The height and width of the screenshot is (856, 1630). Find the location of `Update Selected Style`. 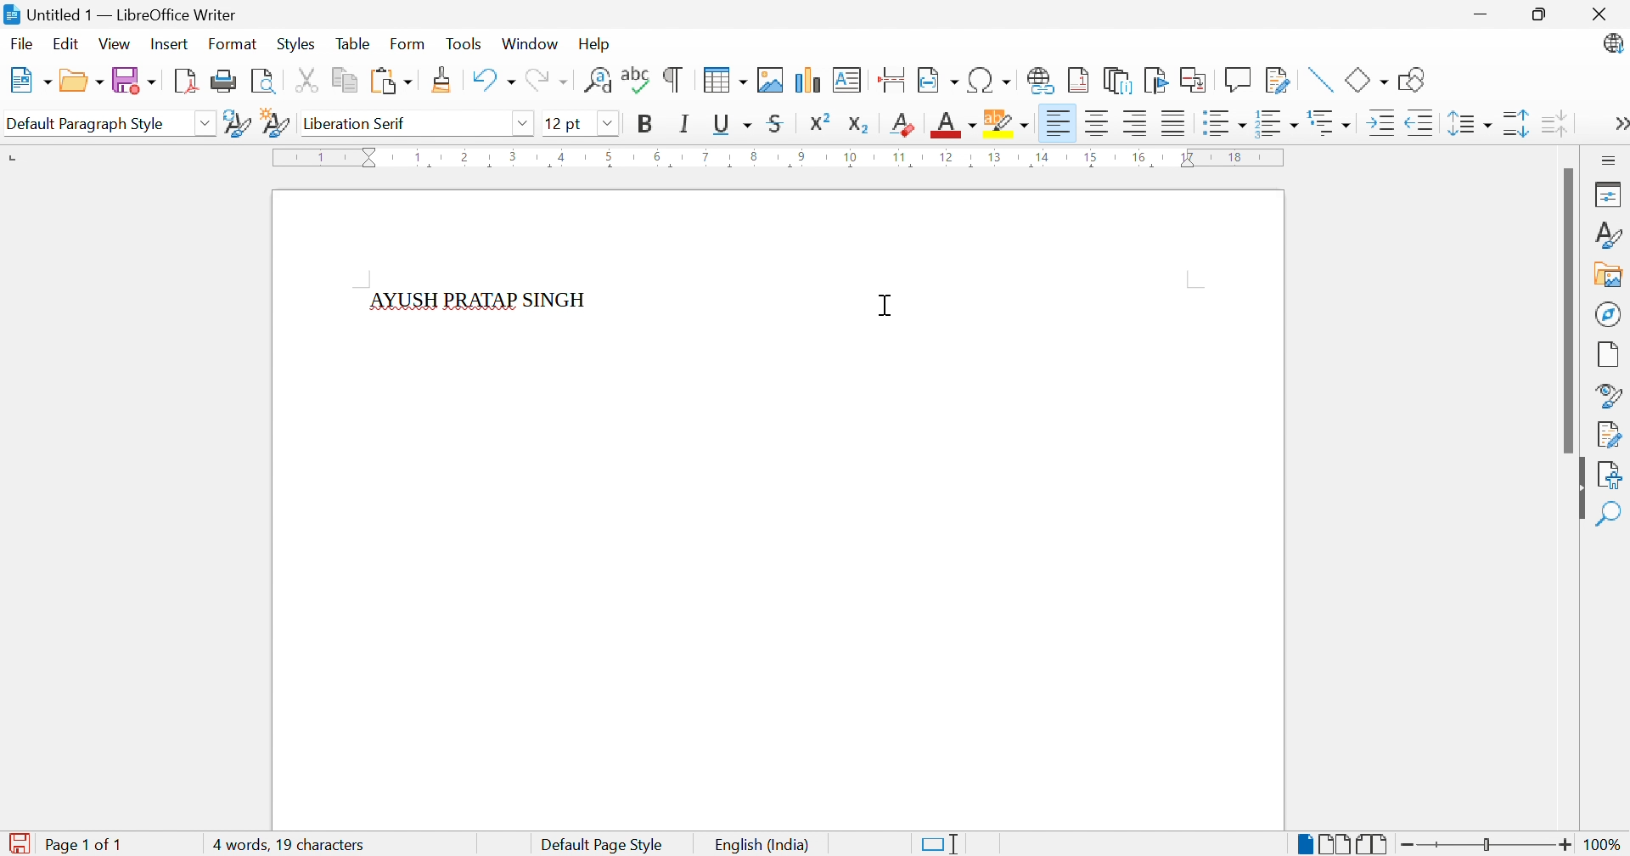

Update Selected Style is located at coordinates (238, 123).